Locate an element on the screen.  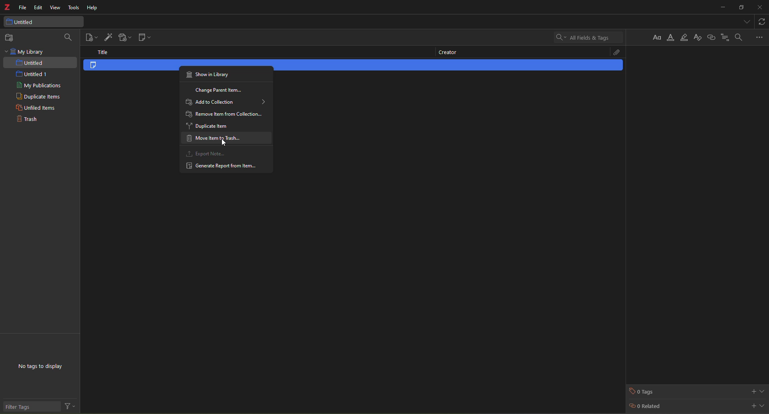
filter tags is located at coordinates (21, 407).